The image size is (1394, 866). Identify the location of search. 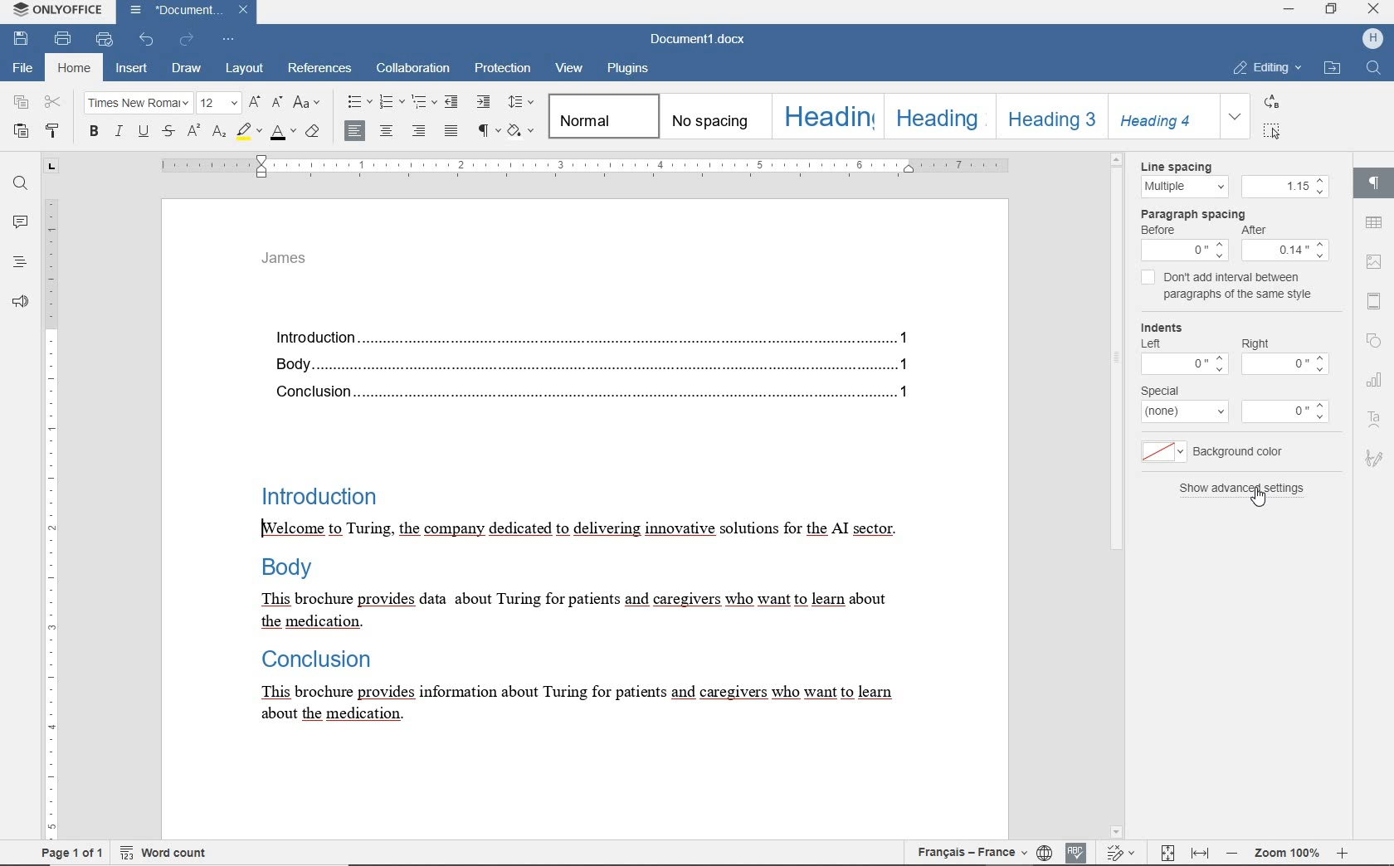
(1372, 68).